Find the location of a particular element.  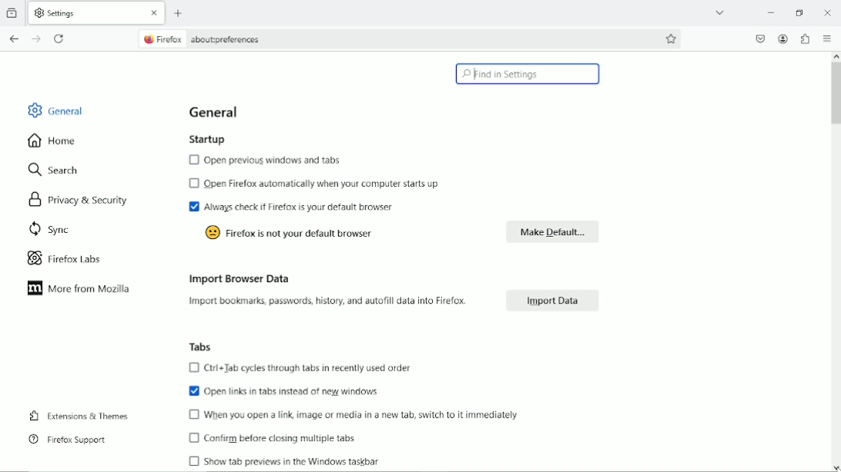

extensions & themes is located at coordinates (79, 417).